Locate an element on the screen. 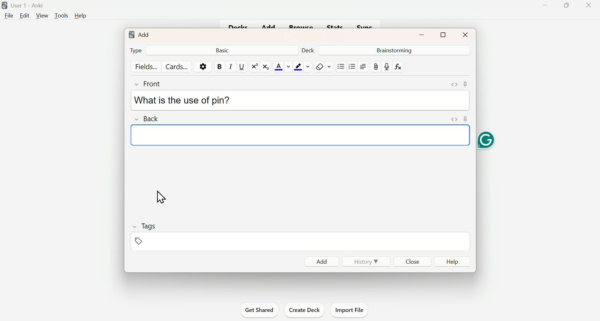  Get Shared is located at coordinates (262, 310).